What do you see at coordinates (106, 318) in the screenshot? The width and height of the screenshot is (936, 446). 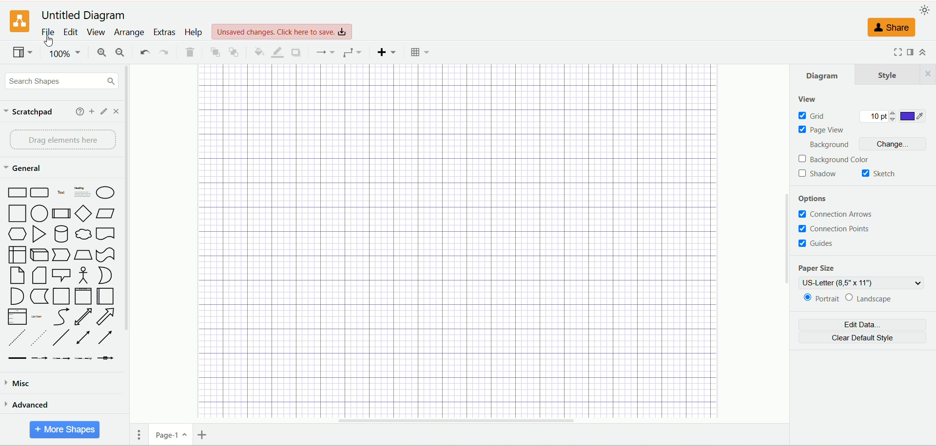 I see `Arrow` at bounding box center [106, 318].